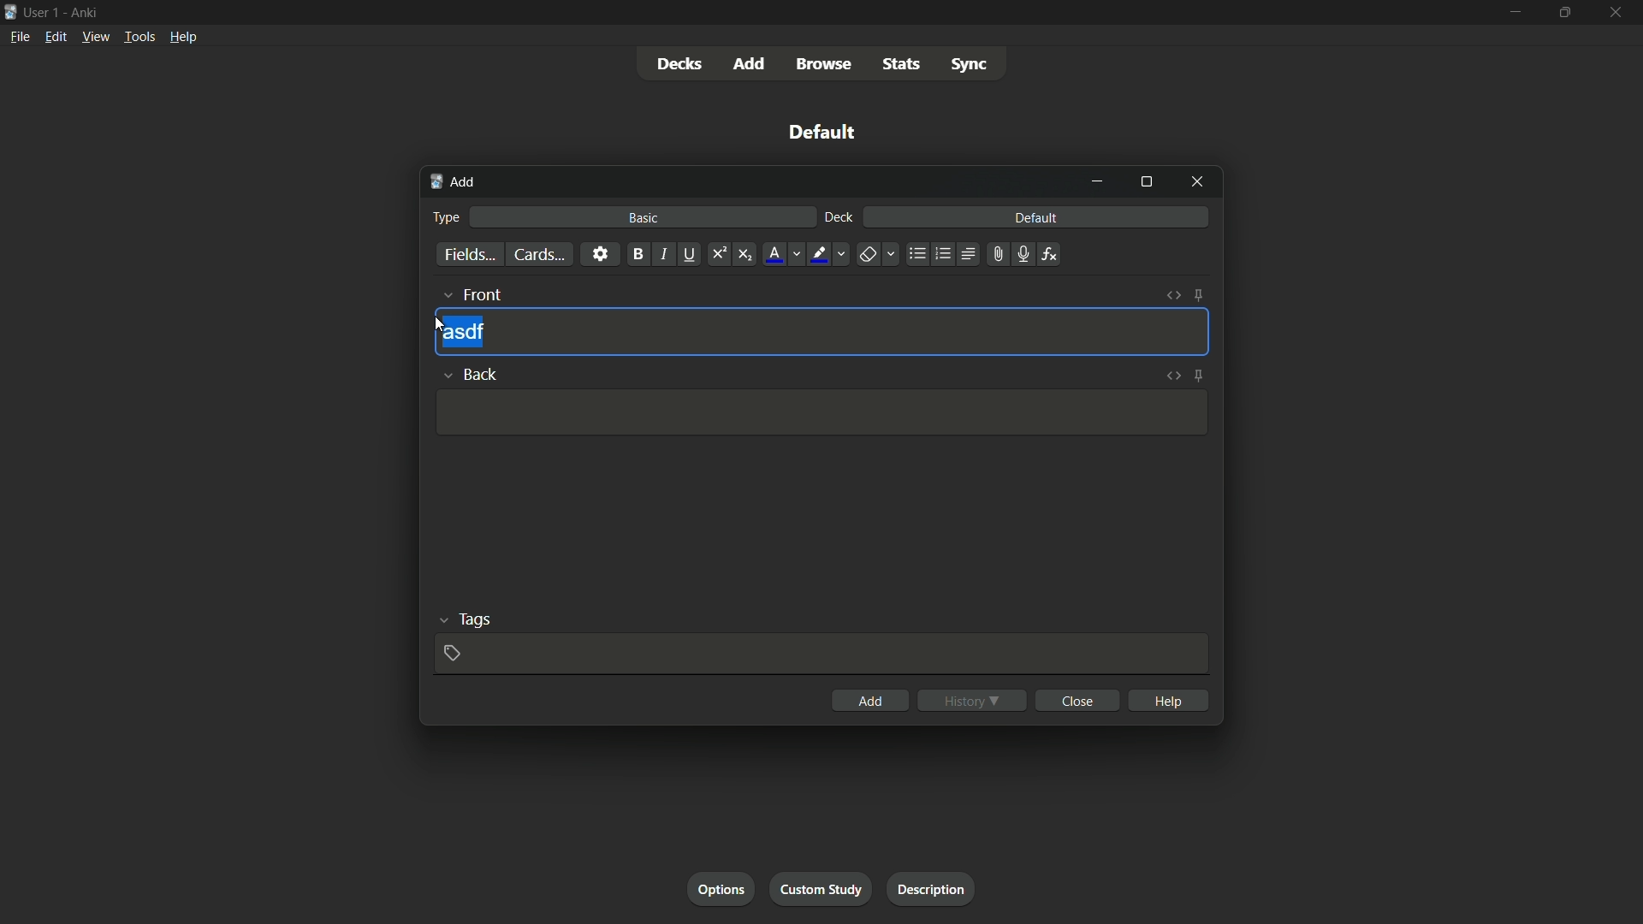 Image resolution: width=1643 pixels, height=924 pixels. I want to click on browse, so click(824, 64).